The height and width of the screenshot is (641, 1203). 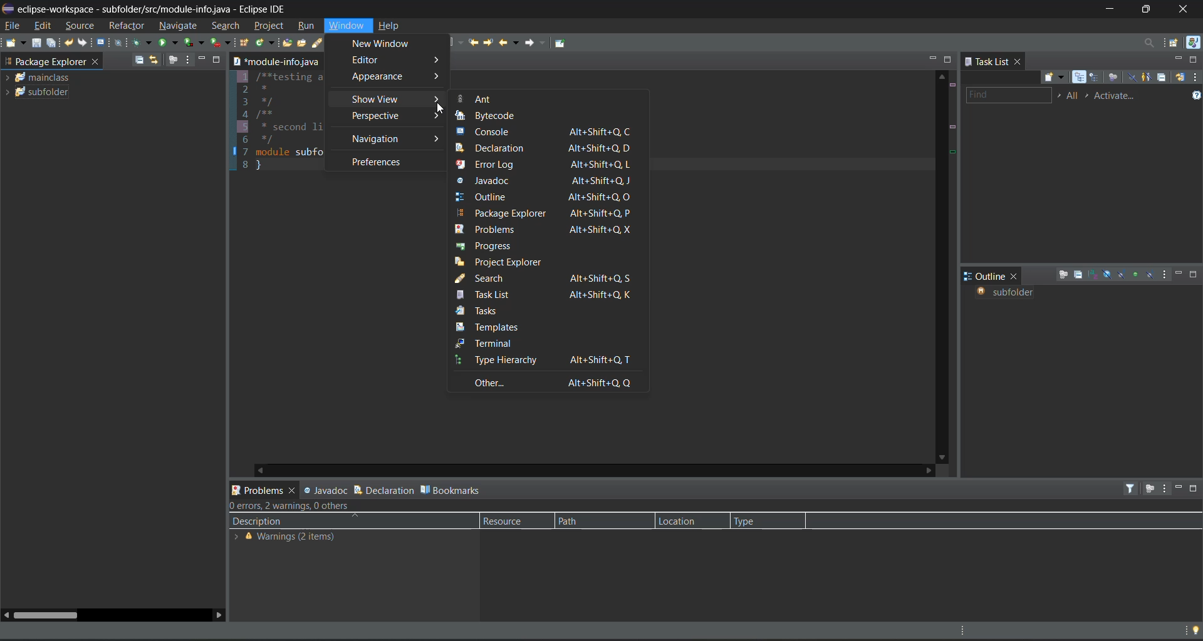 What do you see at coordinates (1165, 76) in the screenshot?
I see `collapse all` at bounding box center [1165, 76].